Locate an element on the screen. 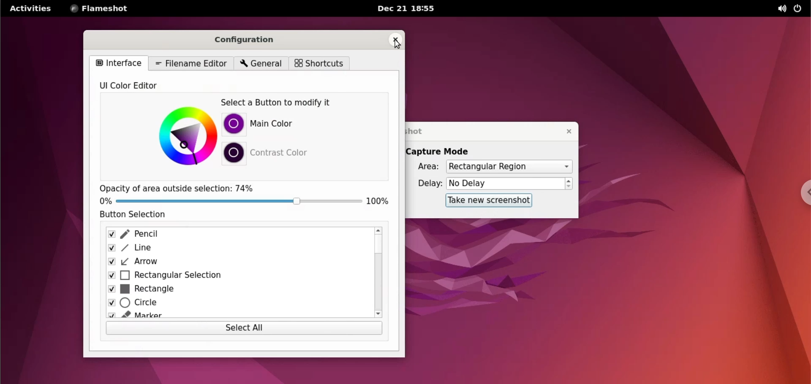  filename editor is located at coordinates (192, 63).